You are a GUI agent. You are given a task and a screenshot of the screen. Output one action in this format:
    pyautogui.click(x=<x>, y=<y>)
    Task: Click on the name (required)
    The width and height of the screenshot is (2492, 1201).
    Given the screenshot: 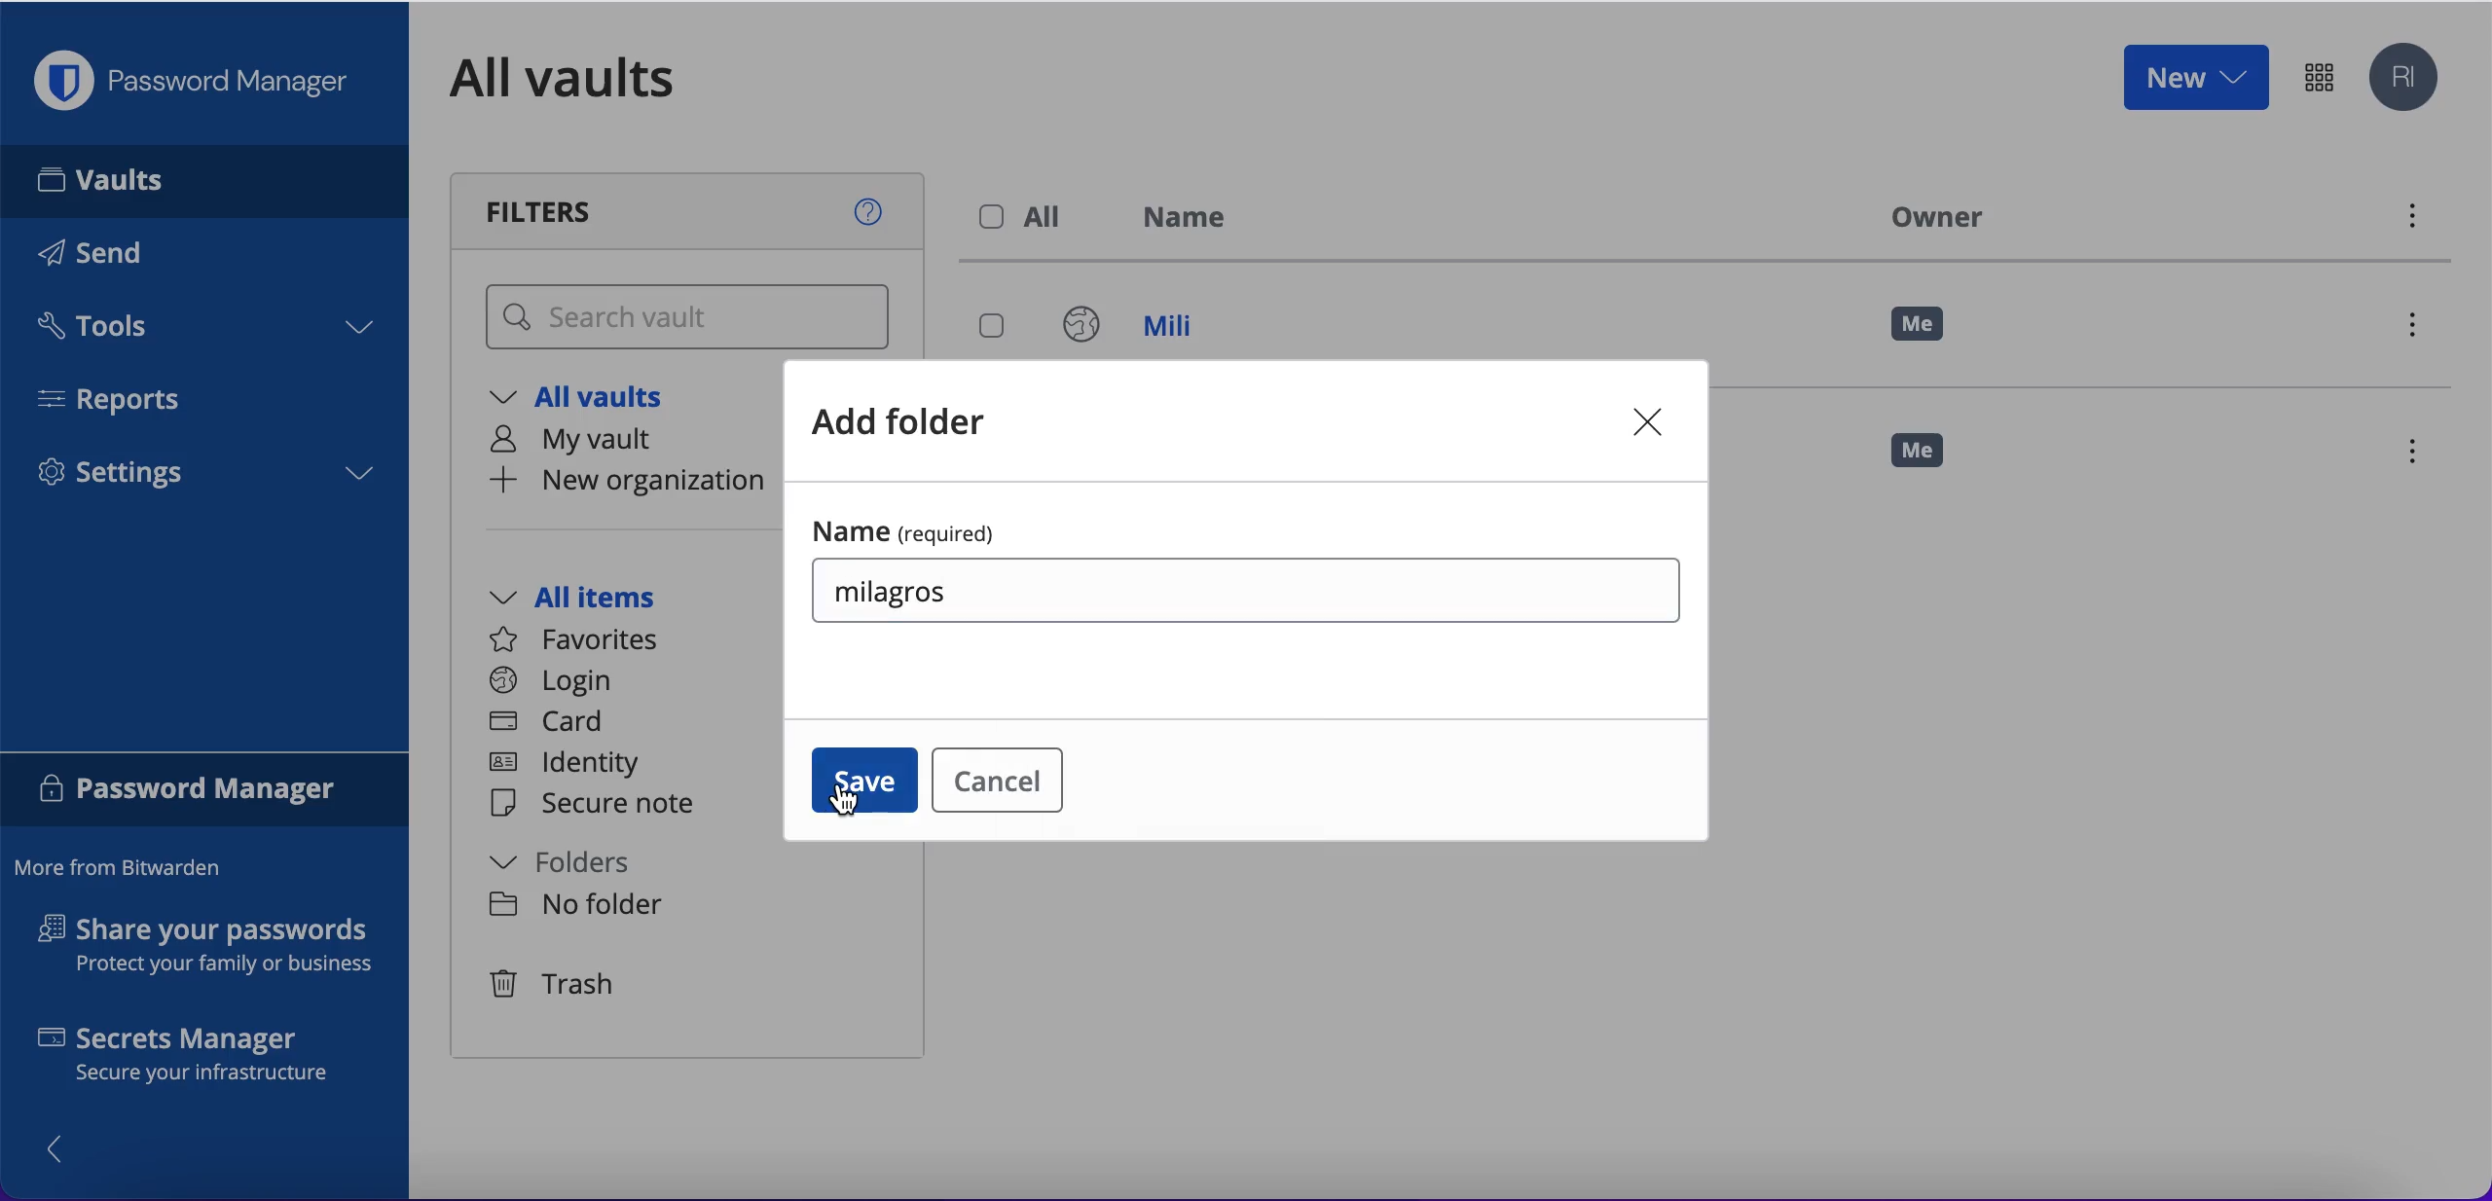 What is the action you would take?
    pyautogui.click(x=915, y=527)
    